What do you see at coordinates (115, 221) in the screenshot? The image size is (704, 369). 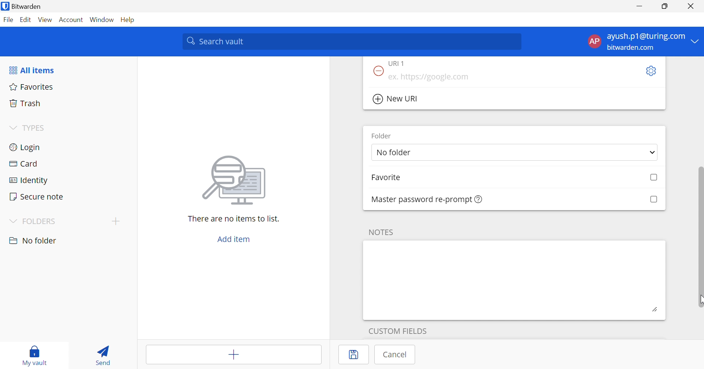 I see `Drop Down` at bounding box center [115, 221].